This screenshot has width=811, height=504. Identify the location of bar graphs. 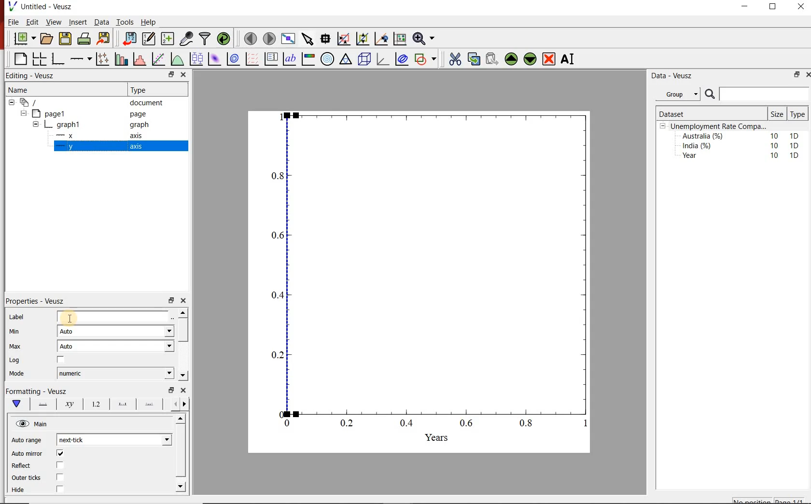
(120, 59).